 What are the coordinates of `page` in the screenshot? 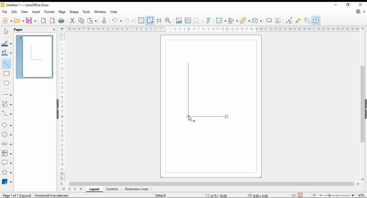 It's located at (63, 12).